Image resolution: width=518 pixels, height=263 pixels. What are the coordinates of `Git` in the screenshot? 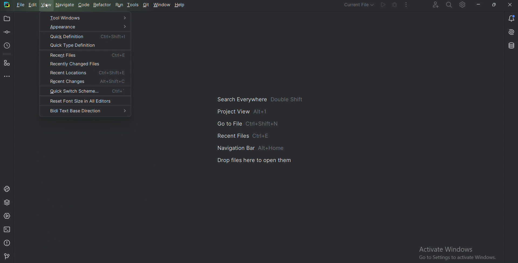 It's located at (146, 5).